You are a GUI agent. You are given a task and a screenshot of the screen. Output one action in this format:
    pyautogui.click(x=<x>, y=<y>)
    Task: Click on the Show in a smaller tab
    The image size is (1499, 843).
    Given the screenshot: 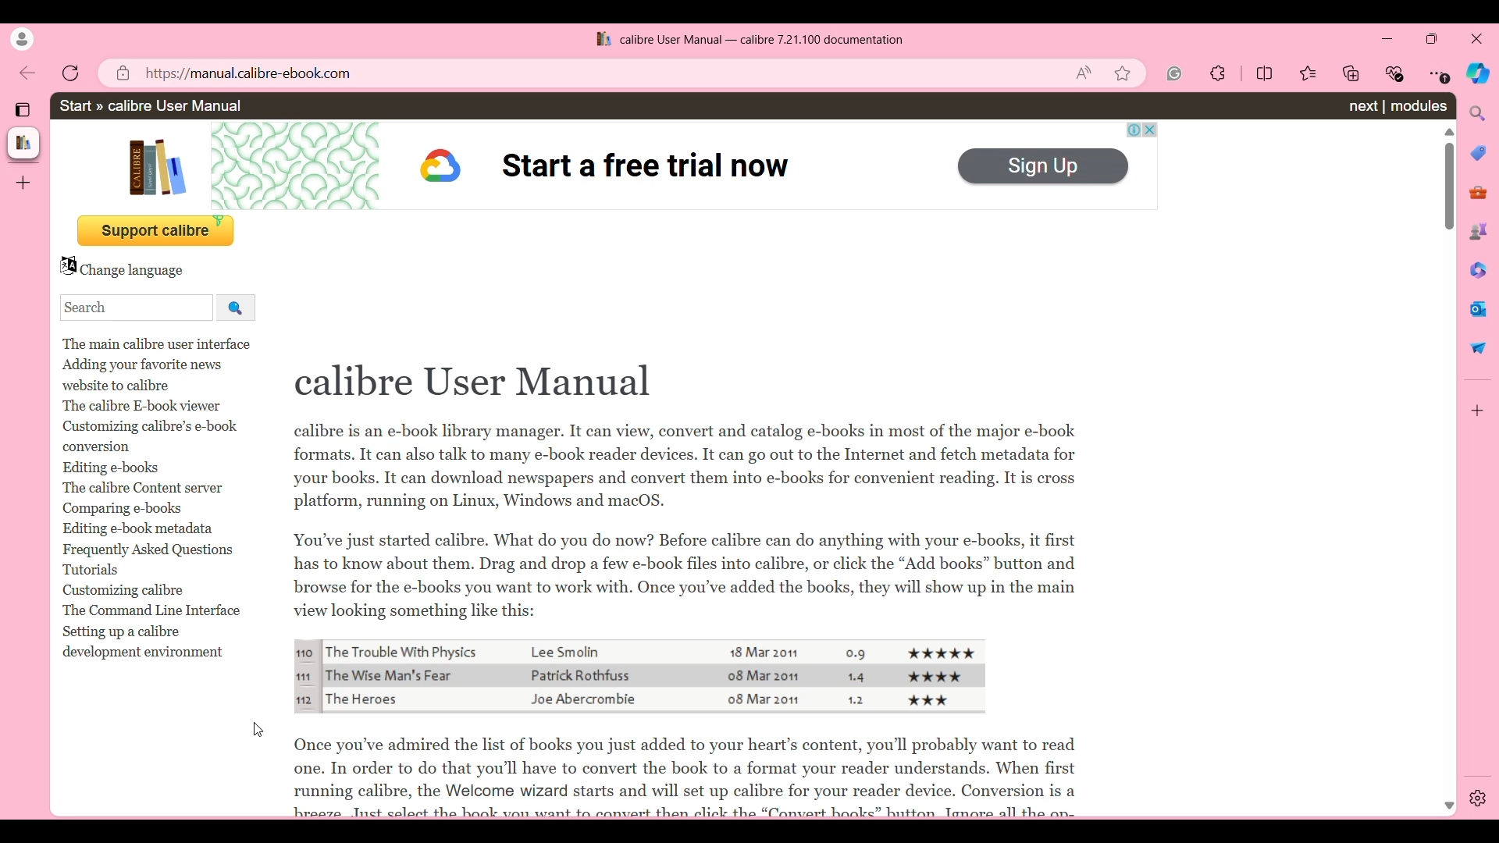 What is the action you would take?
    pyautogui.click(x=1432, y=39)
    